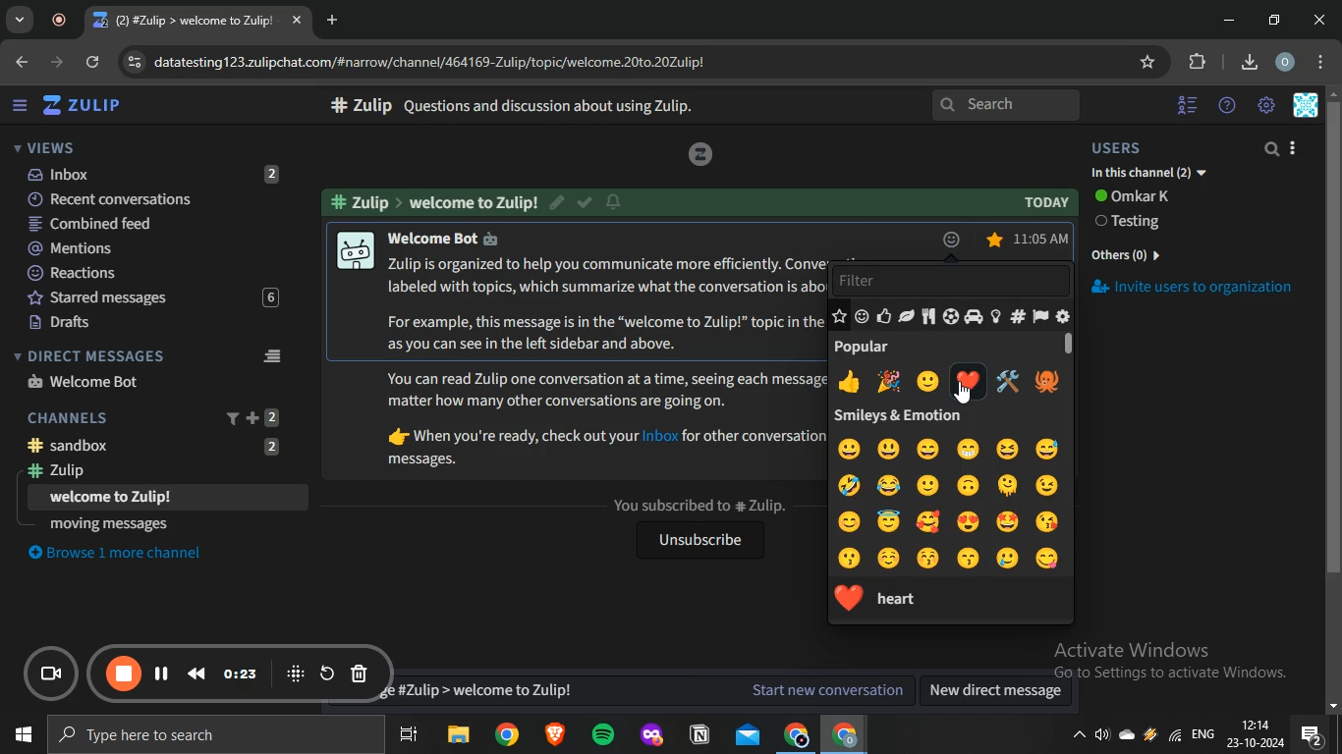  Describe the element at coordinates (951, 316) in the screenshot. I see `activities` at that location.